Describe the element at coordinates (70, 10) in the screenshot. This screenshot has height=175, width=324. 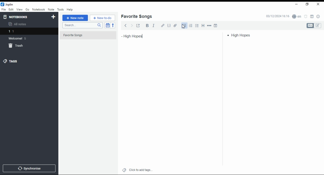
I see `help` at that location.